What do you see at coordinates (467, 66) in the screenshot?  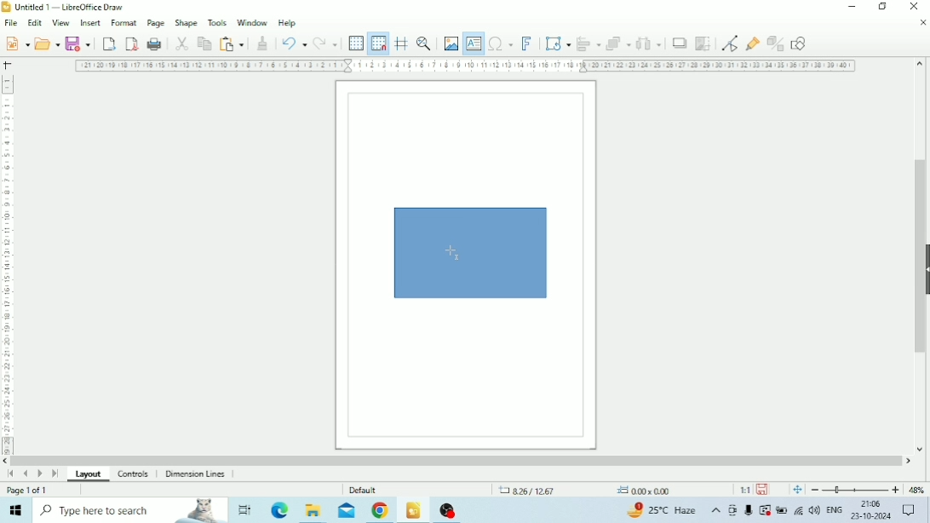 I see `Horizontal scale` at bounding box center [467, 66].